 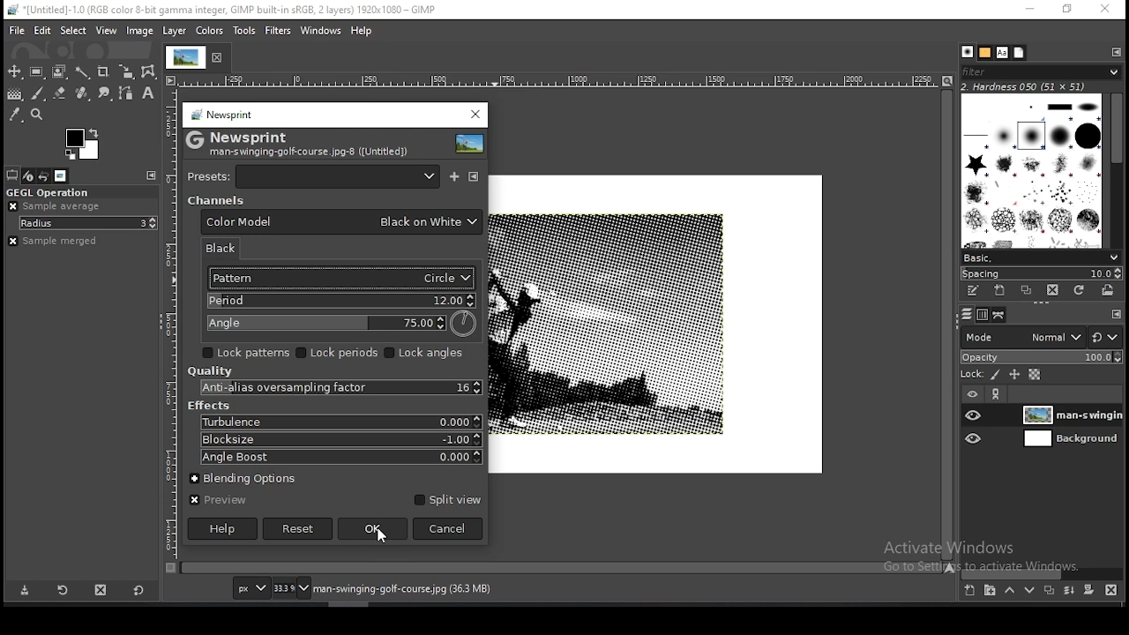 What do you see at coordinates (42, 176) in the screenshot?
I see `undo history` at bounding box center [42, 176].